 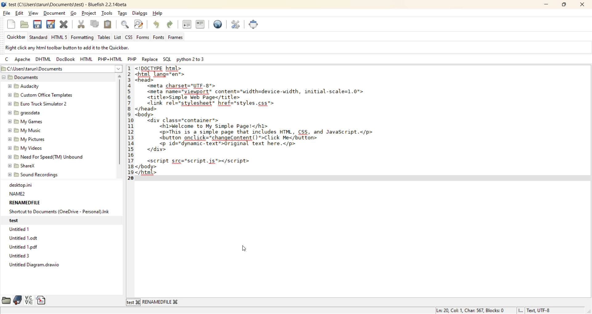 I want to click on fonts, so click(x=159, y=38).